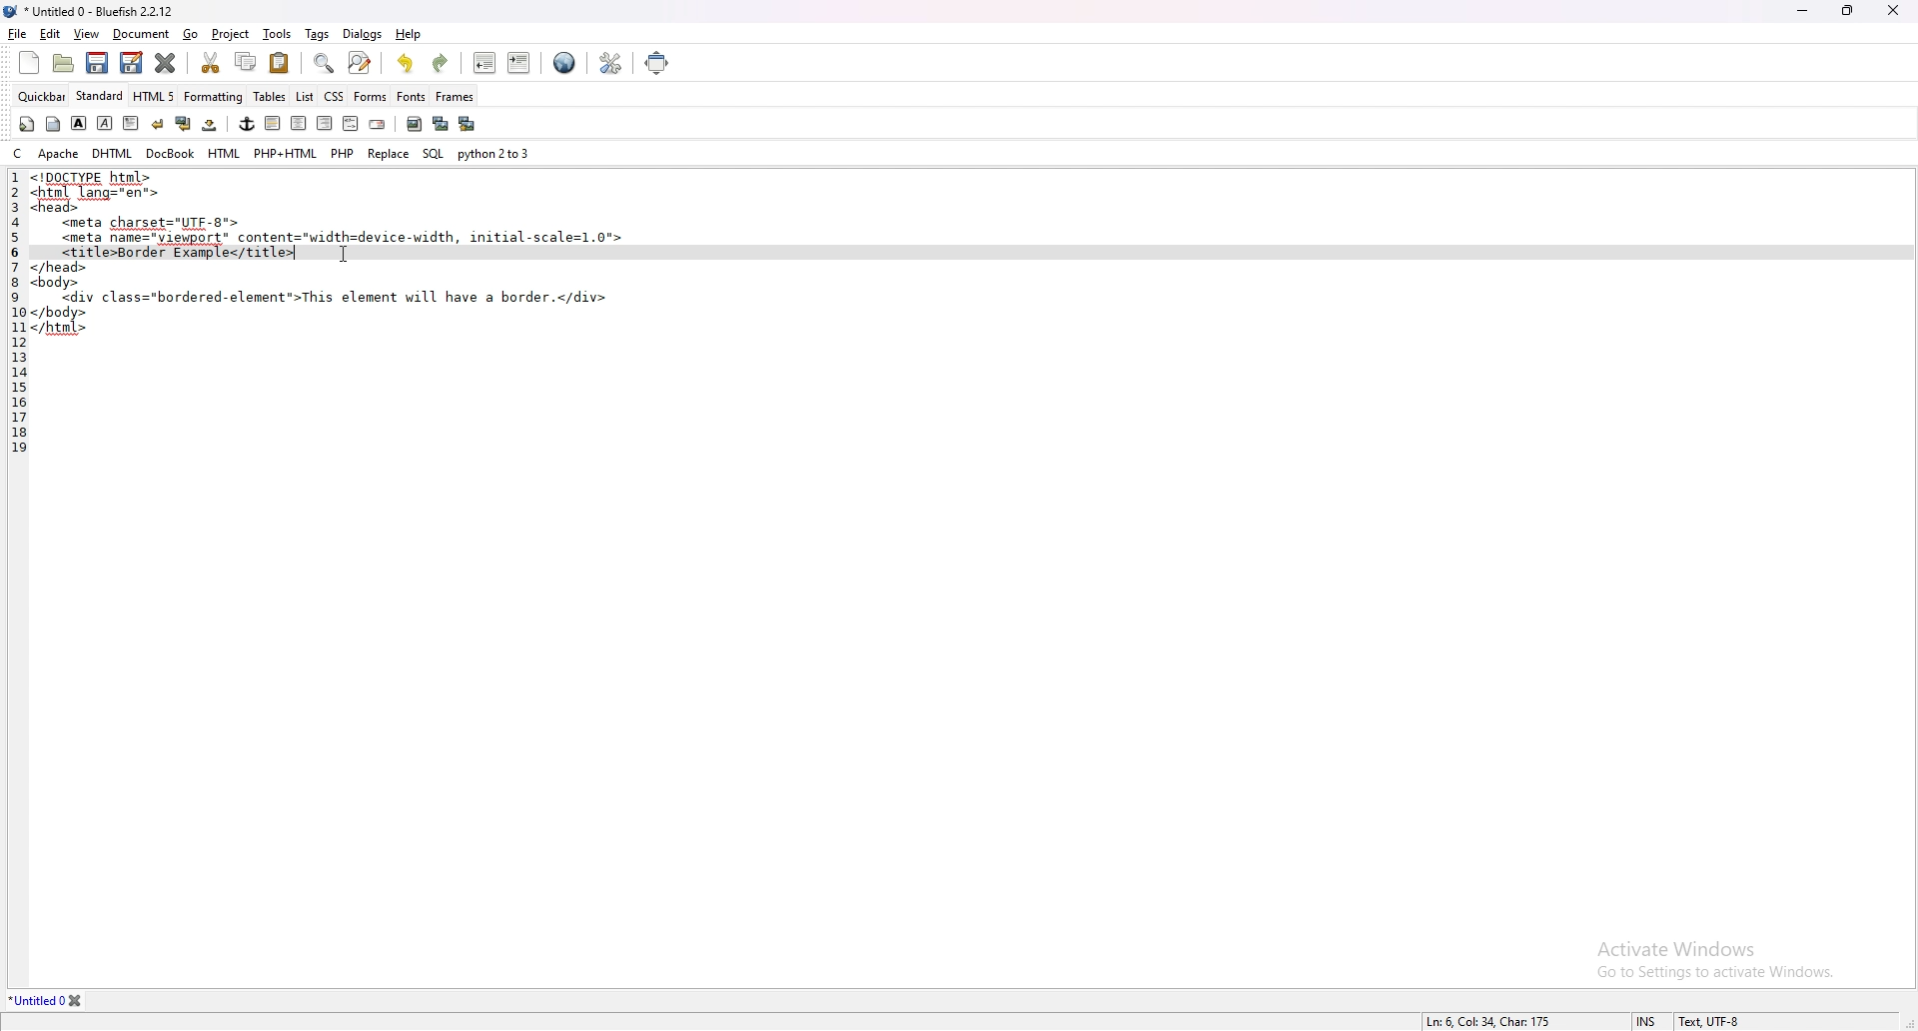 The height and width of the screenshot is (1031, 1918). I want to click on edit preference, so click(607, 64).